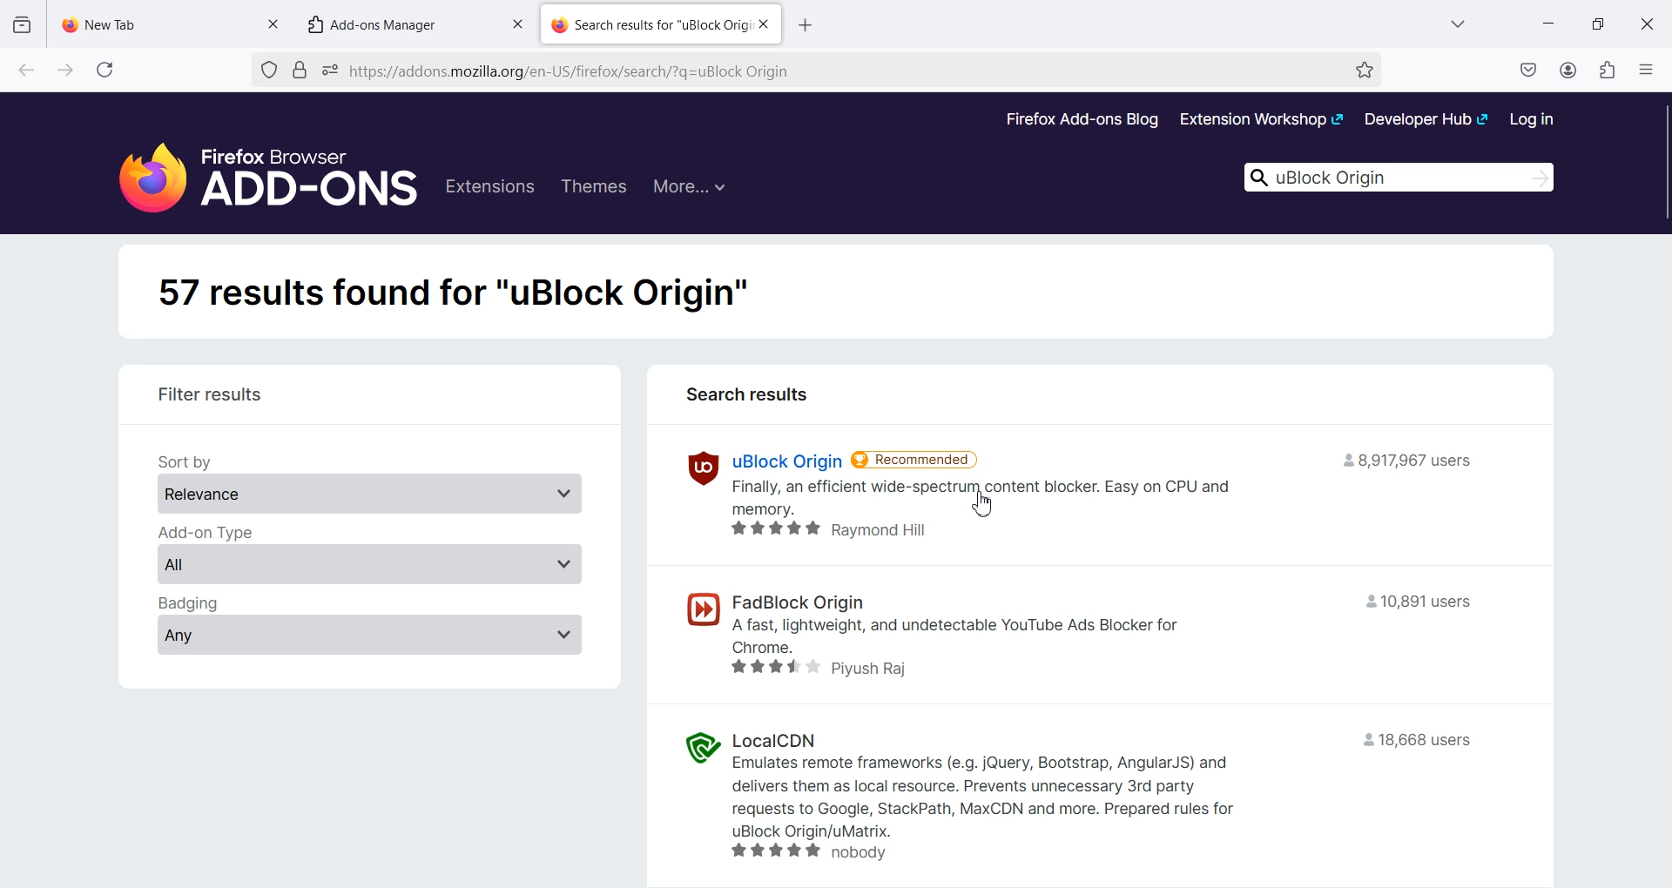 This screenshot has height=888, width=1672. Describe the element at coordinates (1648, 65) in the screenshot. I see `Open Application Menu` at that location.